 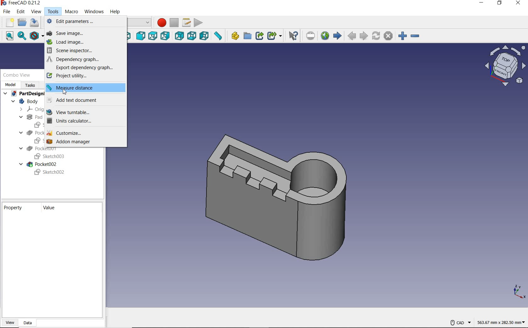 I want to click on PARTDESIGNEXAMPLE, so click(x=24, y=94).